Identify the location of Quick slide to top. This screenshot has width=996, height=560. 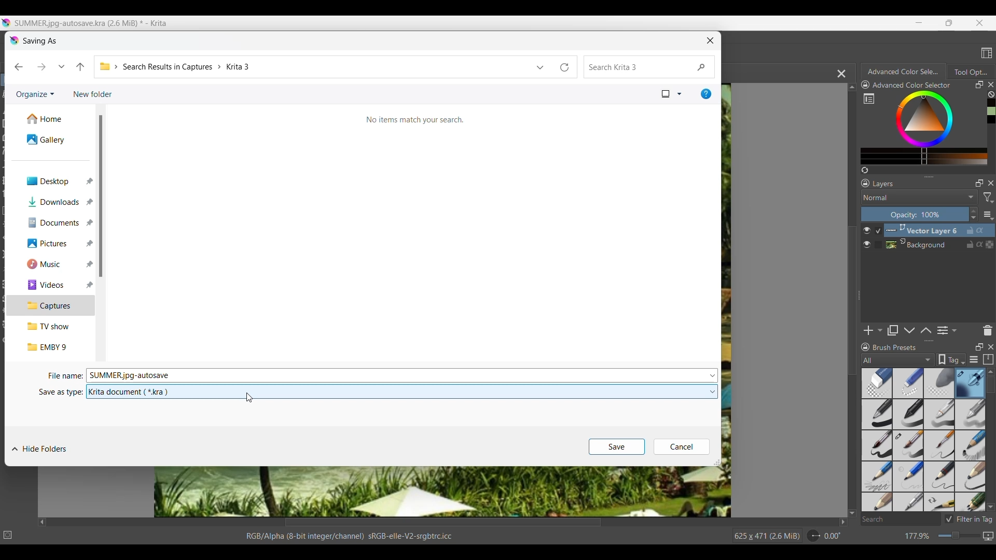
(852, 87).